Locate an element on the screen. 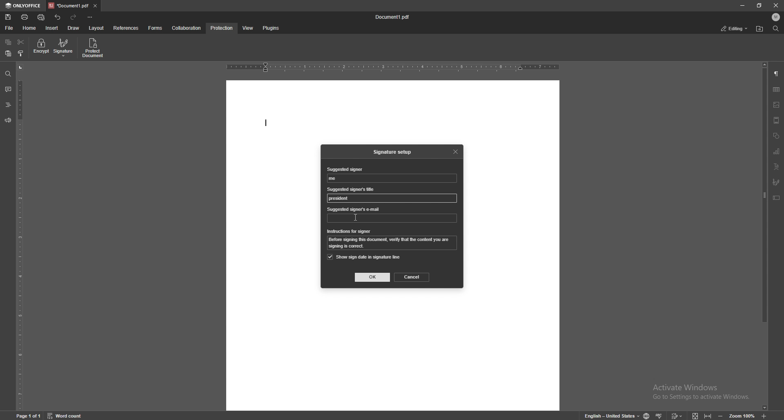 The image size is (784, 420). zoom is located at coordinates (736, 416).